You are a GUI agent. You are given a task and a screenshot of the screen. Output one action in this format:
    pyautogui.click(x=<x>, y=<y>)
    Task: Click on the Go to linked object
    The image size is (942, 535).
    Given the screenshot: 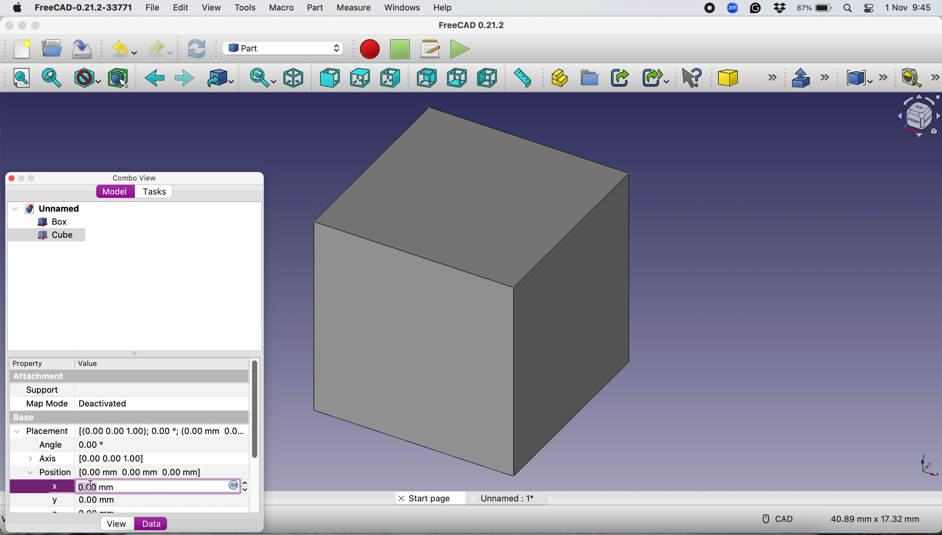 What is the action you would take?
    pyautogui.click(x=222, y=78)
    